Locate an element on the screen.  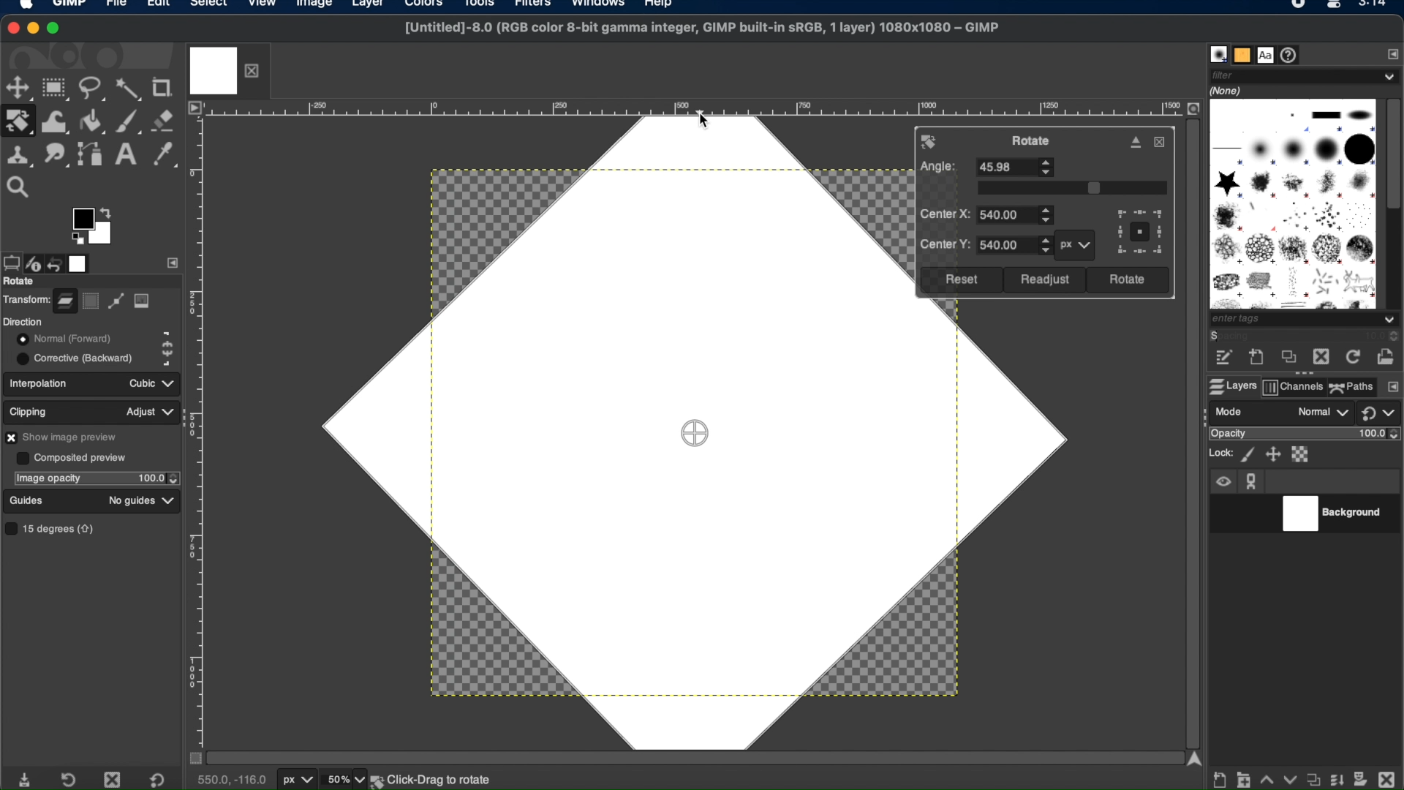
filter dropdown is located at coordinates (1305, 75).